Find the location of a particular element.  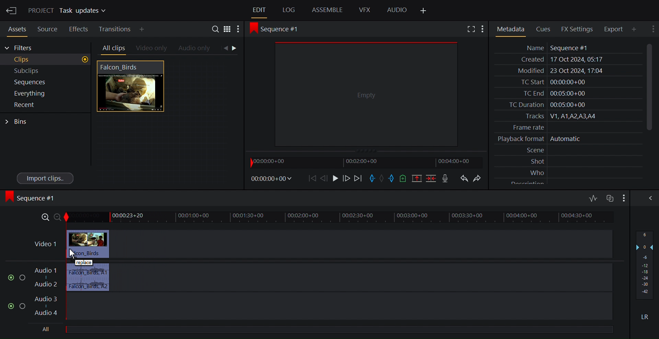

Clip to go forward is located at coordinates (235, 48).